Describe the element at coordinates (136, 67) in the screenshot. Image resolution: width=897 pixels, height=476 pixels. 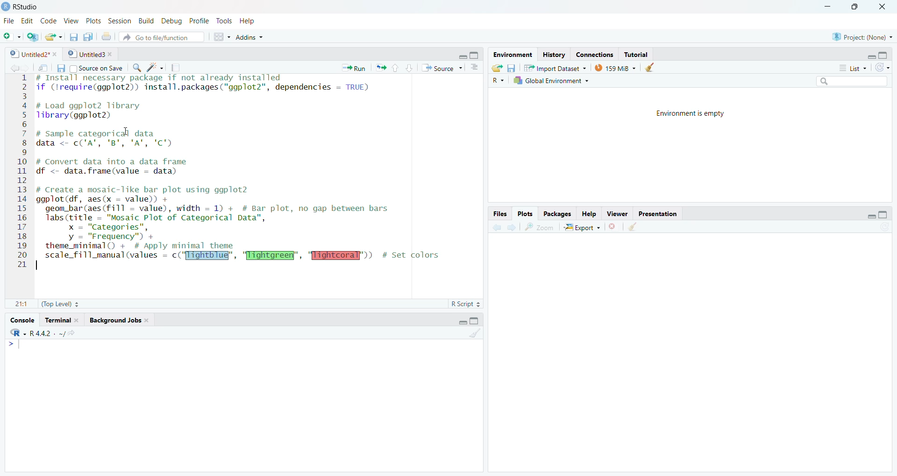
I see `Find/Replace` at that location.